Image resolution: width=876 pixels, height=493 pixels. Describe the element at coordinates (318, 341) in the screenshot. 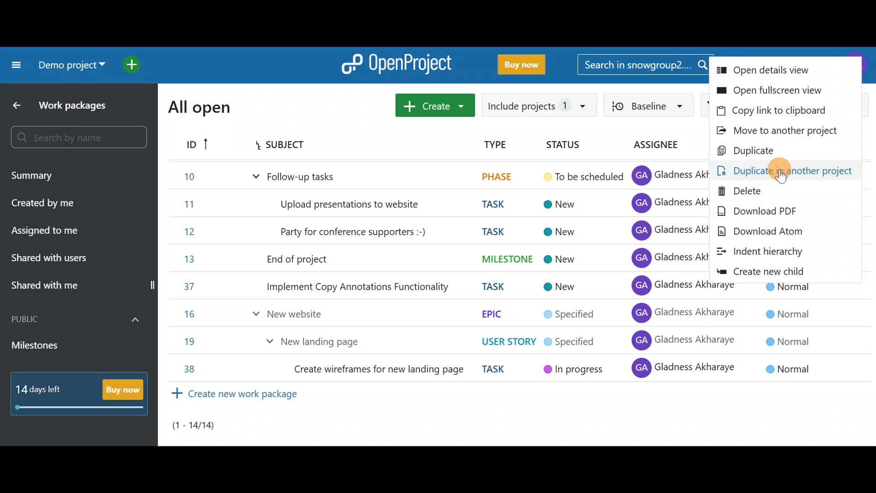

I see `New landing page` at that location.